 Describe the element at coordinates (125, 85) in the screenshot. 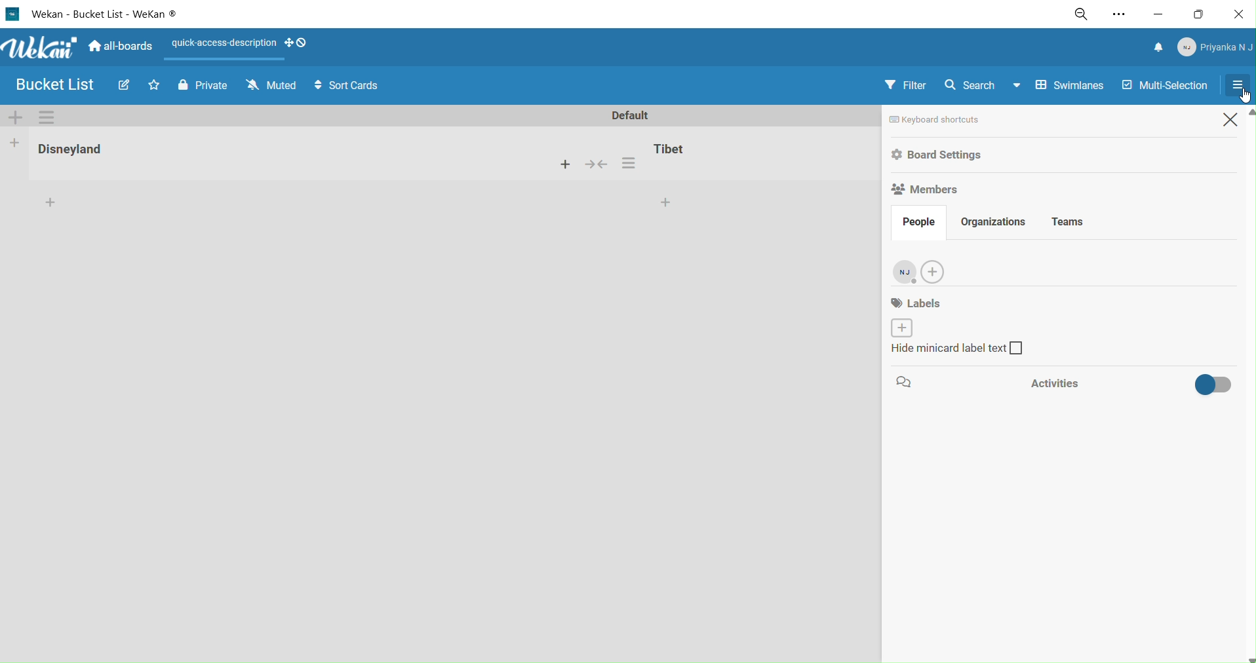

I see `edit ` at that location.